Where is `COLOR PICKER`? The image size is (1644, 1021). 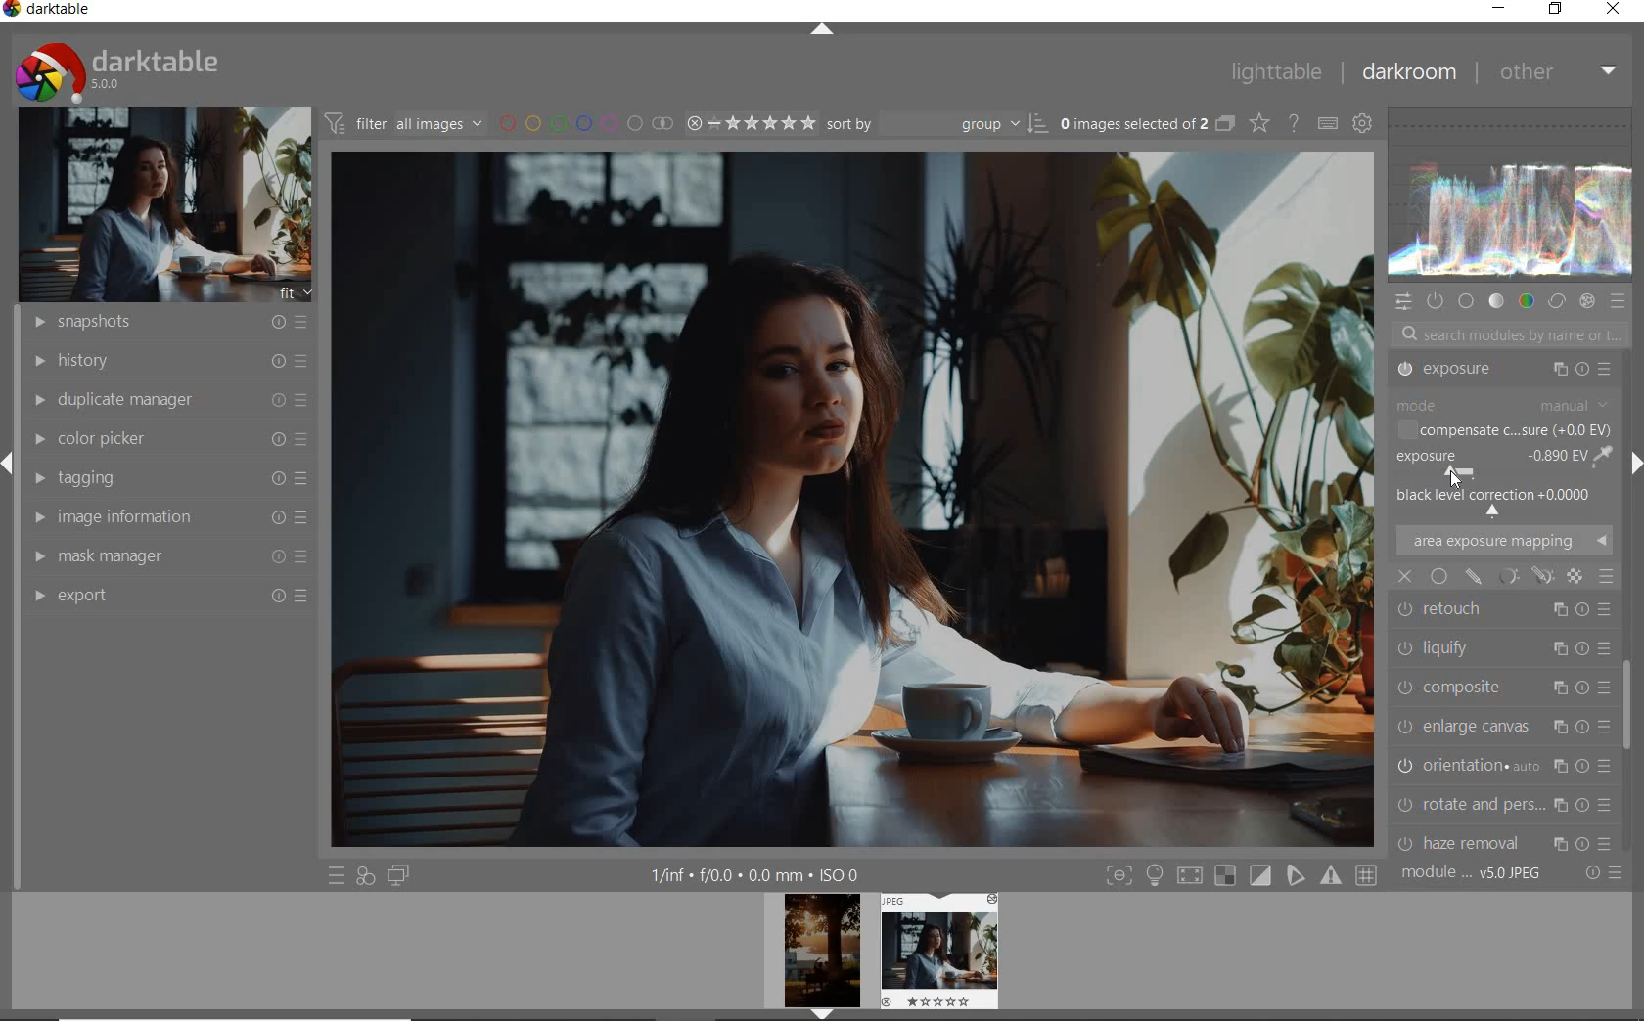 COLOR PICKER is located at coordinates (171, 435).